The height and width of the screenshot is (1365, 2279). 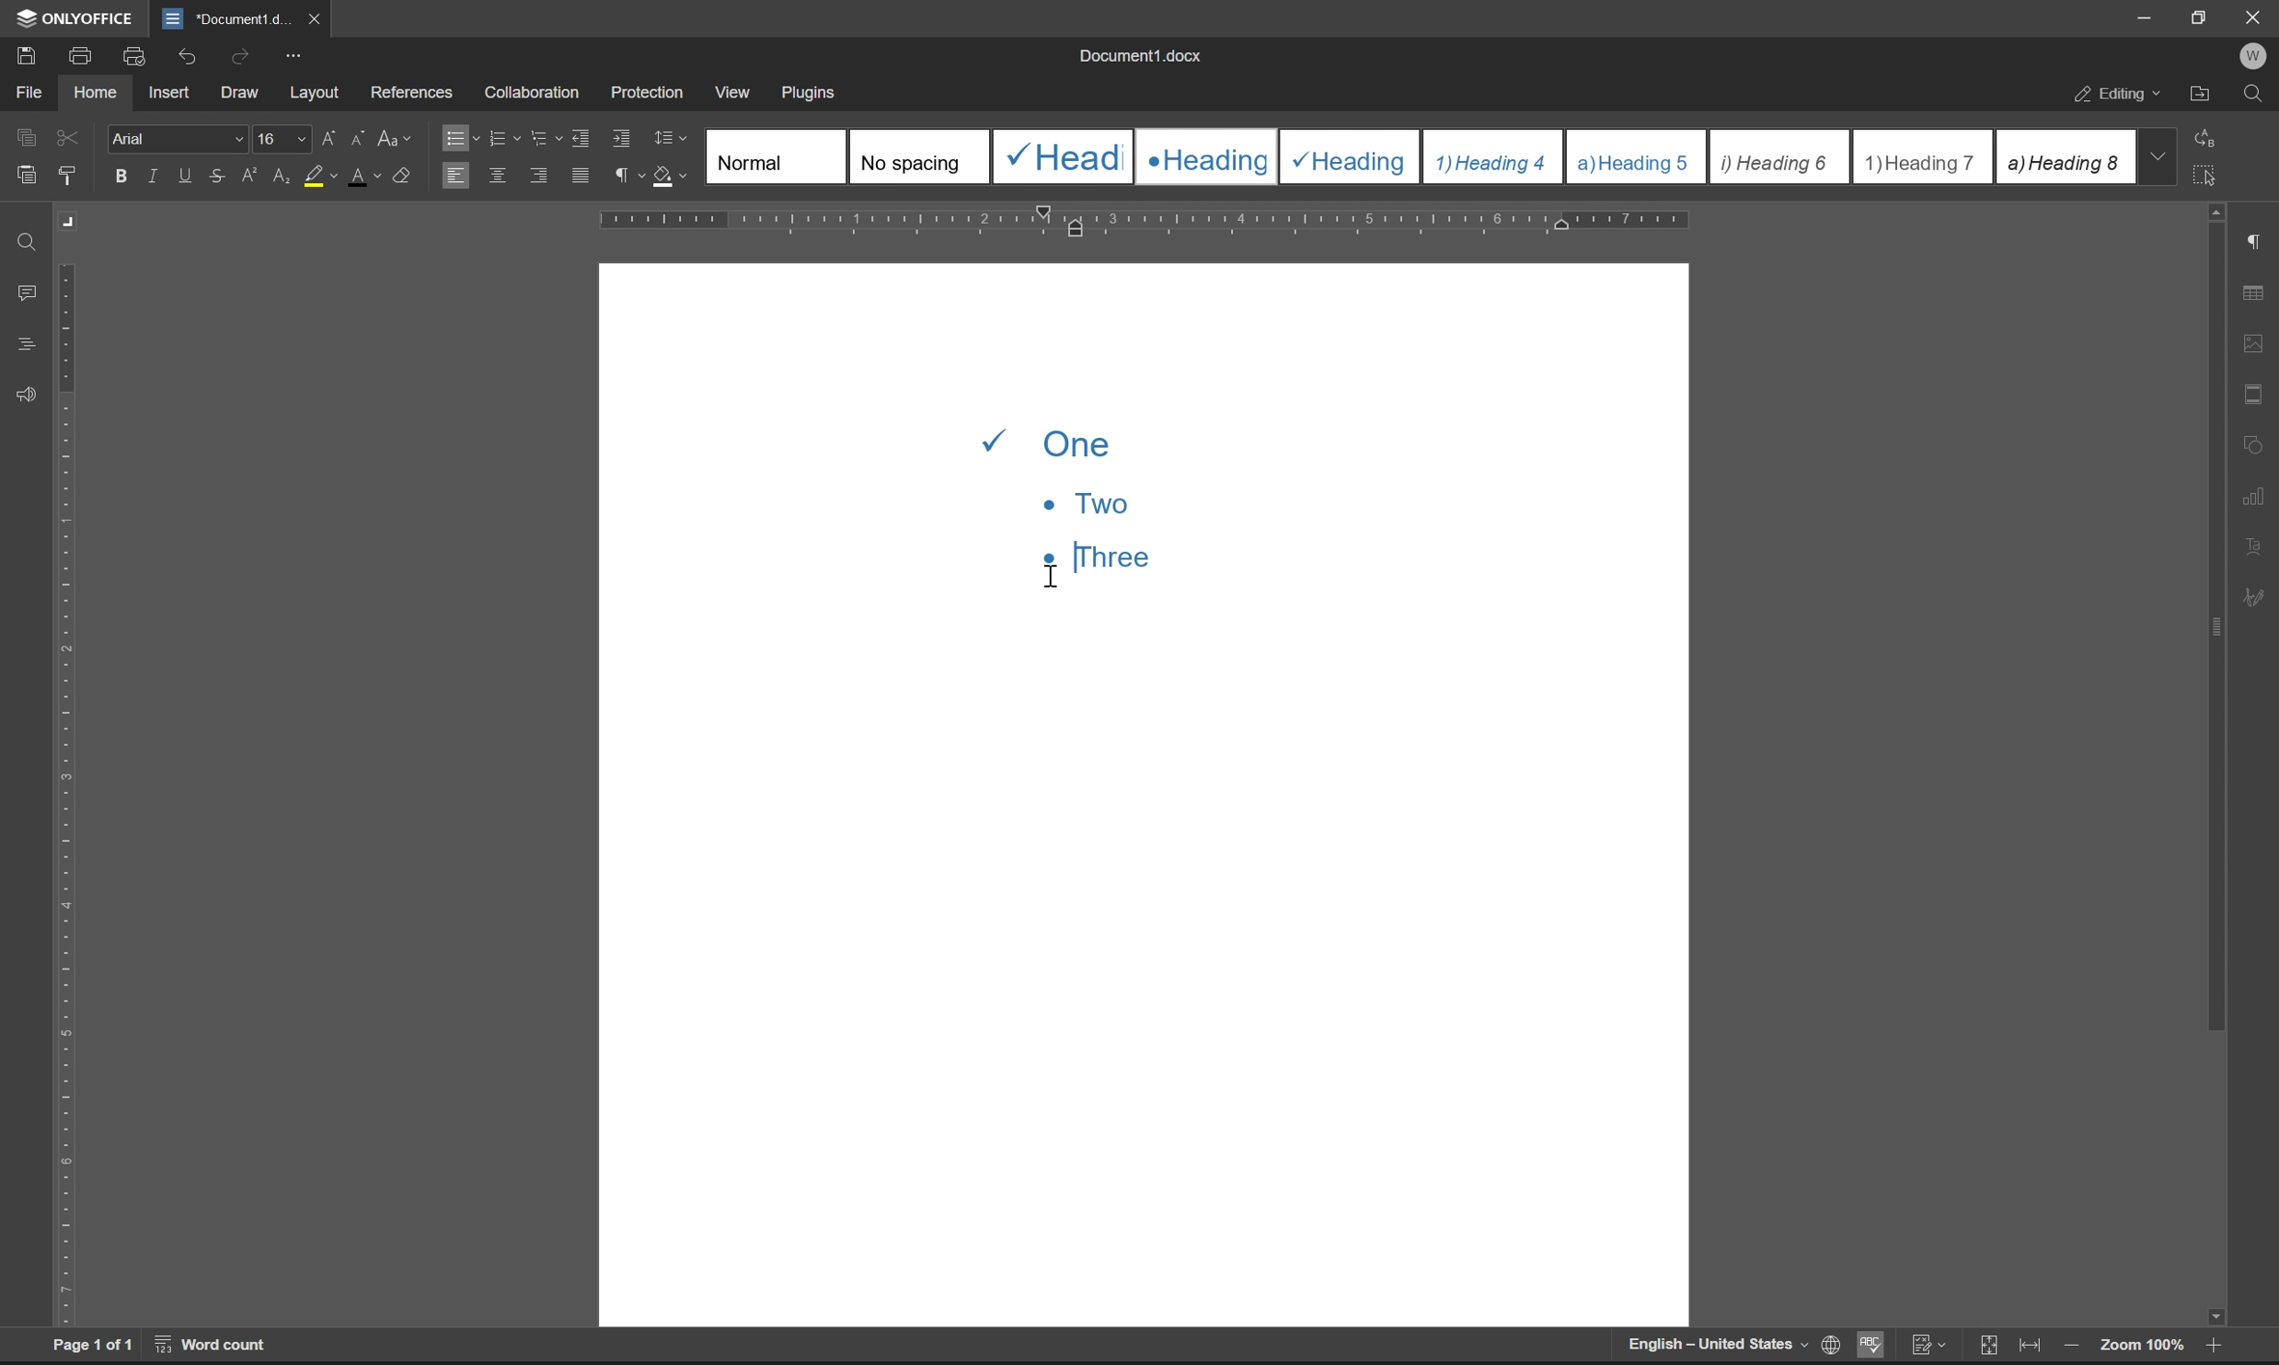 I want to click on align left, so click(x=455, y=174).